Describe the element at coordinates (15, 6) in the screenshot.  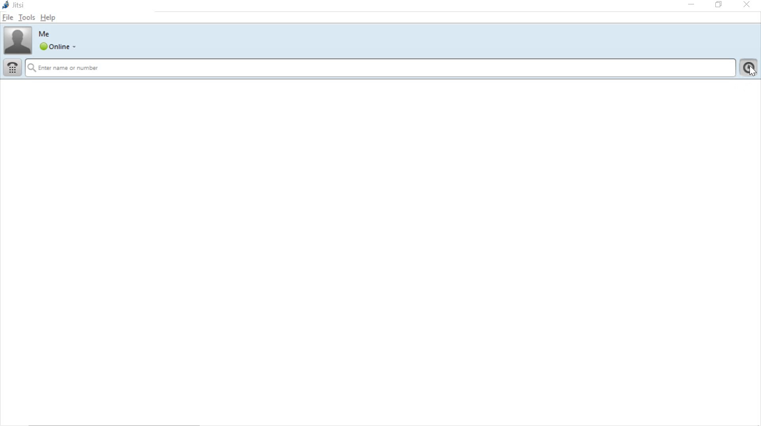
I see `jitsi` at that location.